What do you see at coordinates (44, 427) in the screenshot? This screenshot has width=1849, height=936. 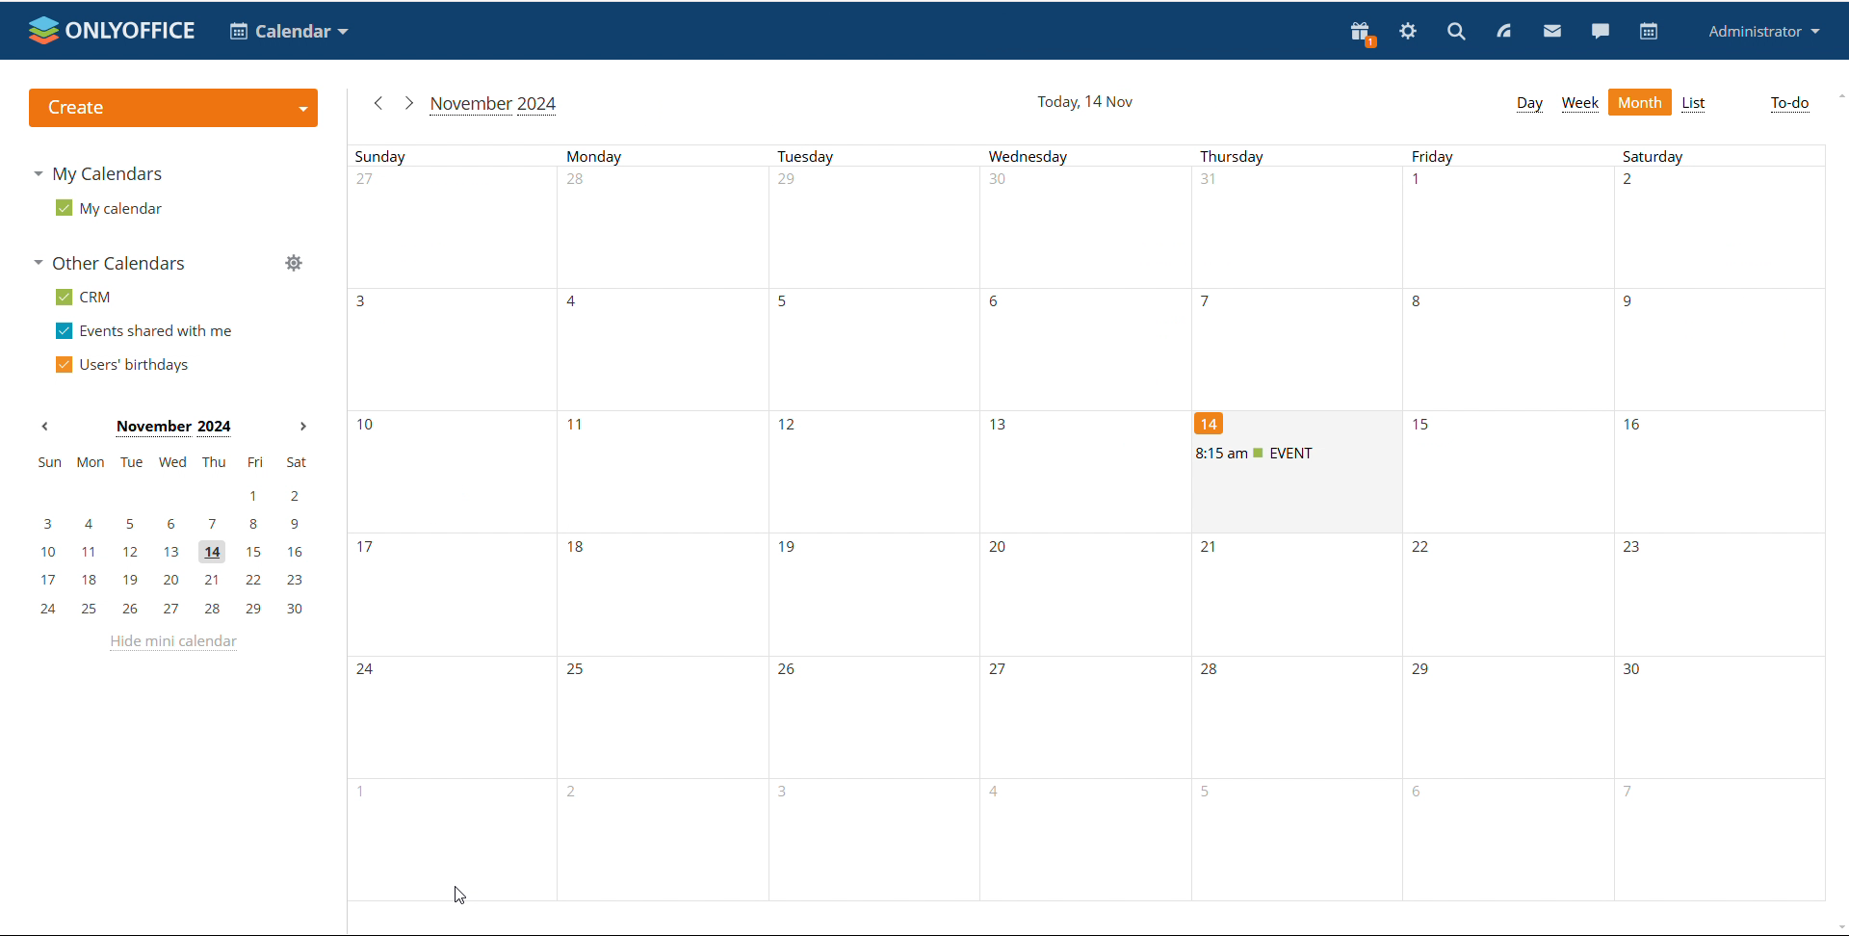 I see `previous month` at bounding box center [44, 427].